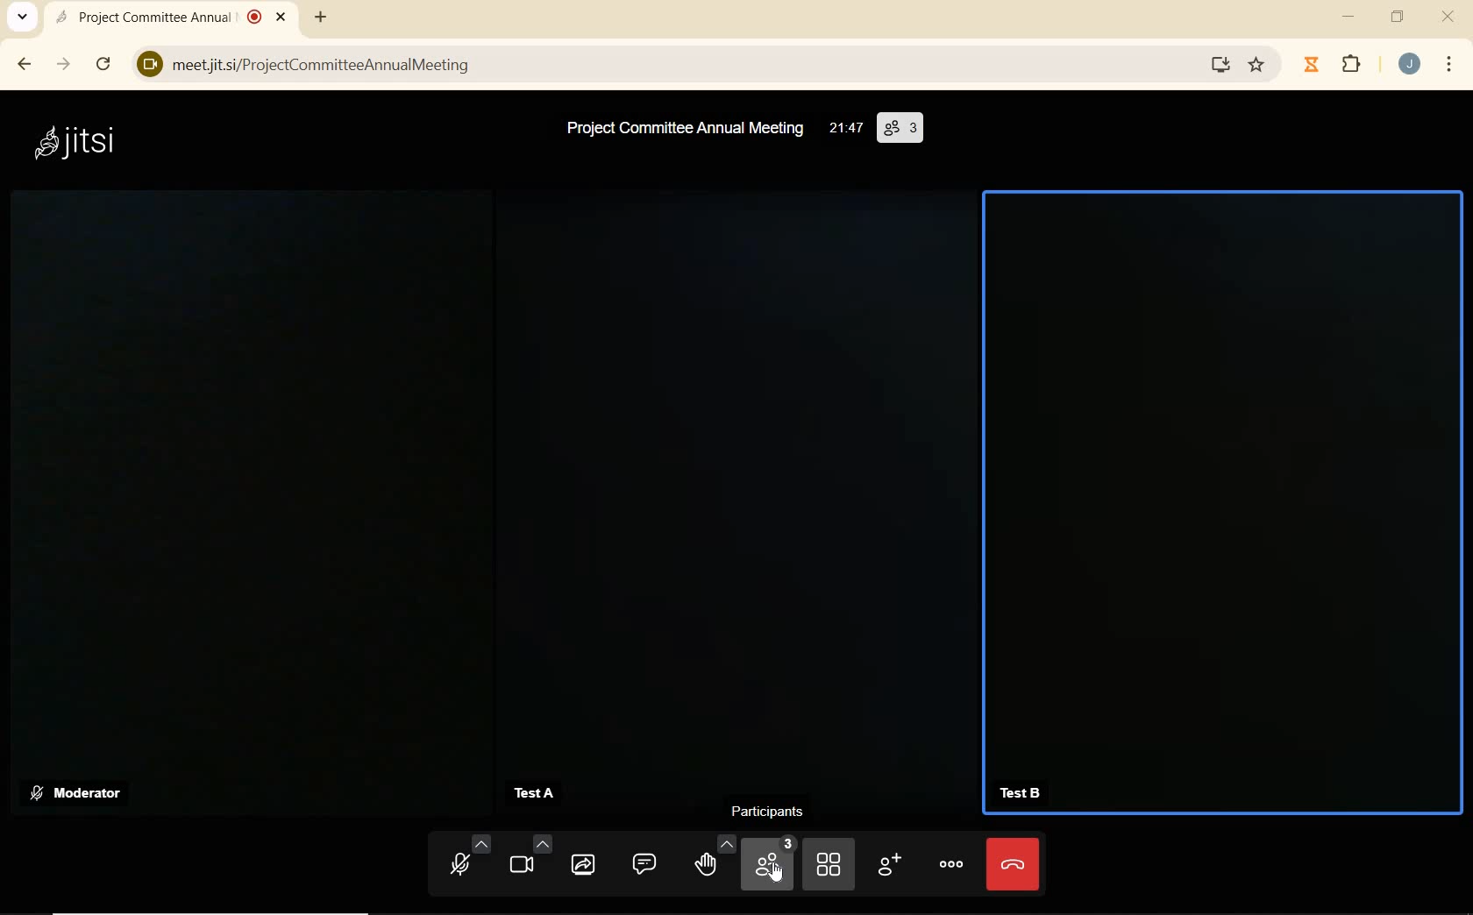 The image size is (1473, 915). Describe the element at coordinates (1312, 66) in the screenshot. I see `Jibble` at that location.